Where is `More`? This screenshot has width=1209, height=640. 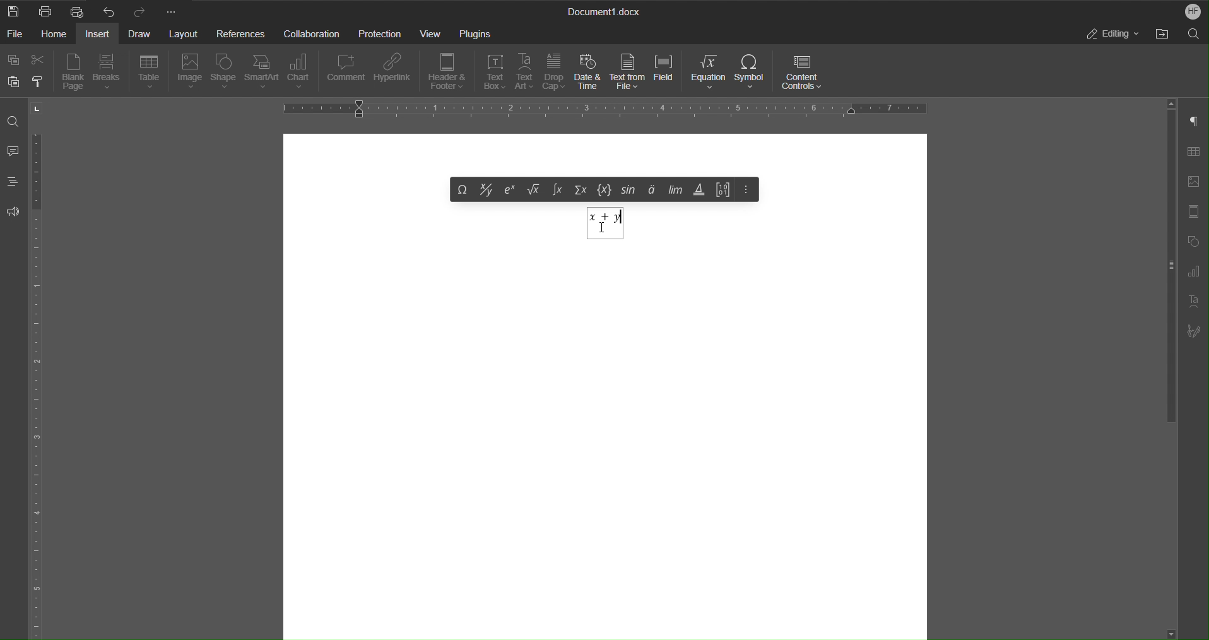 More is located at coordinates (746, 188).